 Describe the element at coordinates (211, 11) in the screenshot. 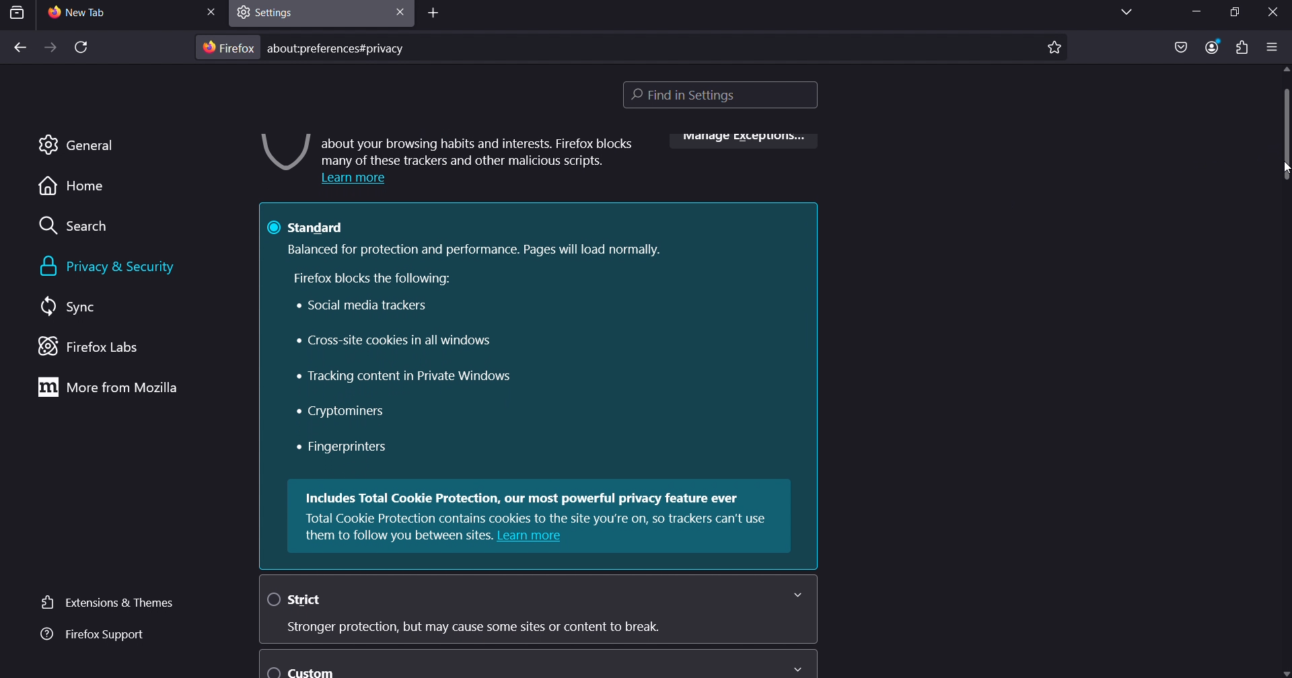

I see `close` at that location.